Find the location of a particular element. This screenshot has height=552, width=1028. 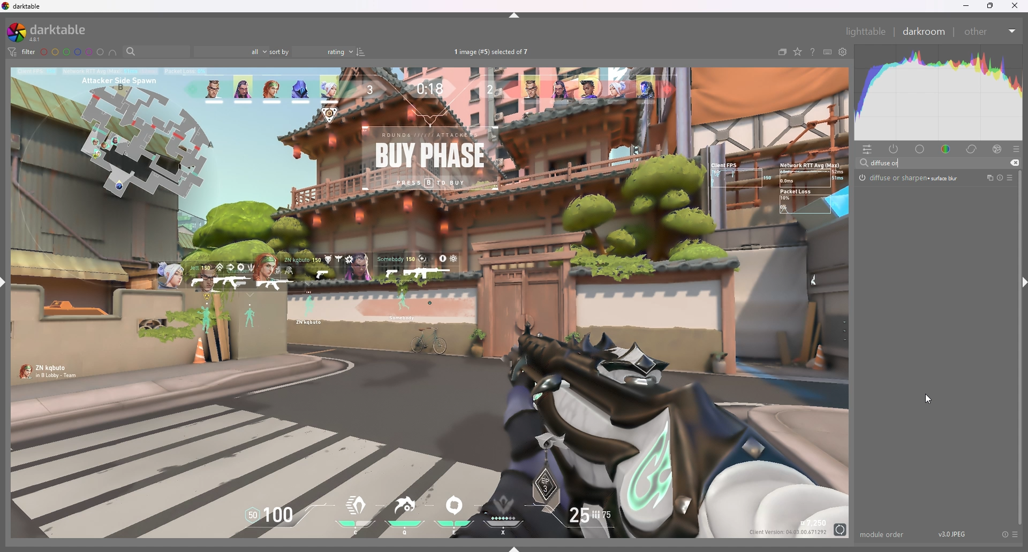

filter is located at coordinates (22, 52).